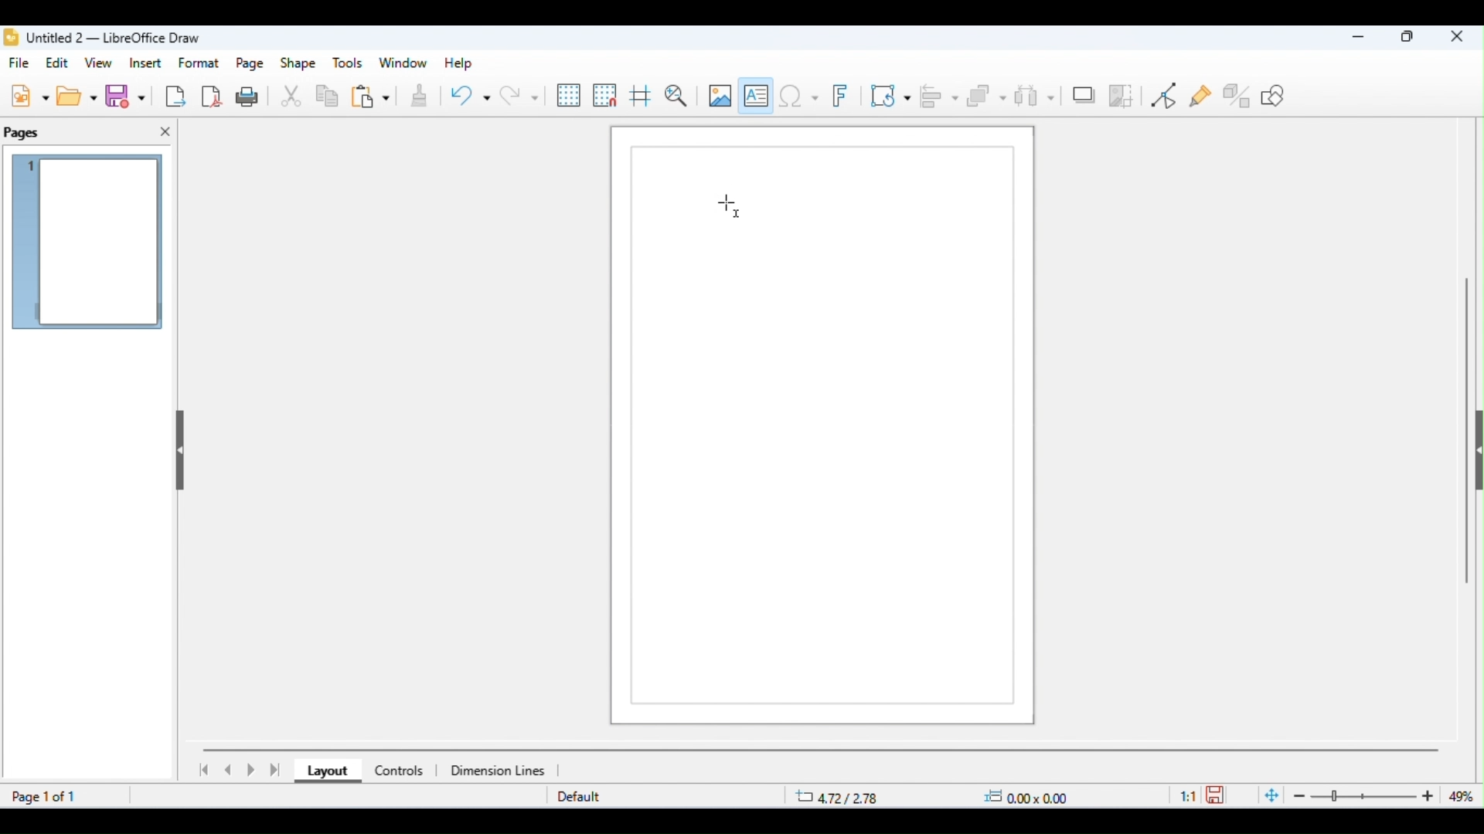 This screenshot has width=1484, height=834. I want to click on paste, so click(370, 98).